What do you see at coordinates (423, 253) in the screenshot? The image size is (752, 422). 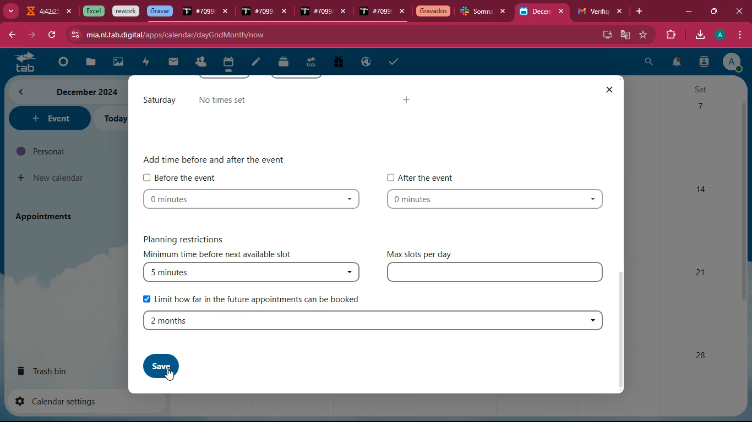 I see `max slots per day` at bounding box center [423, 253].